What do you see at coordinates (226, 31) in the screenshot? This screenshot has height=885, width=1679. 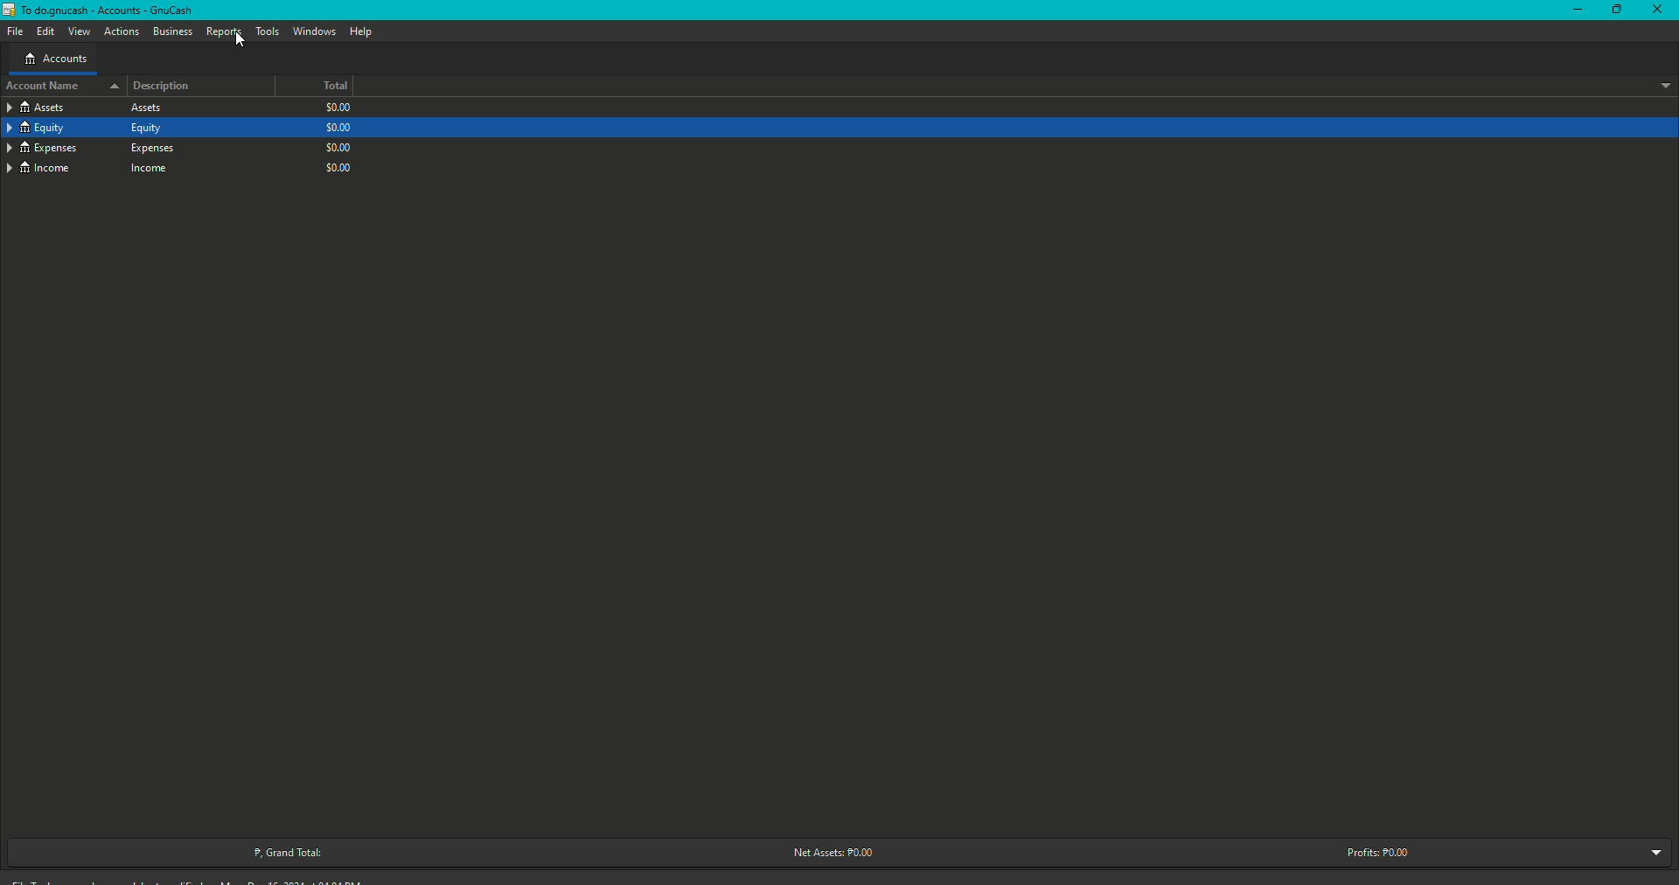 I see `Reports` at bounding box center [226, 31].